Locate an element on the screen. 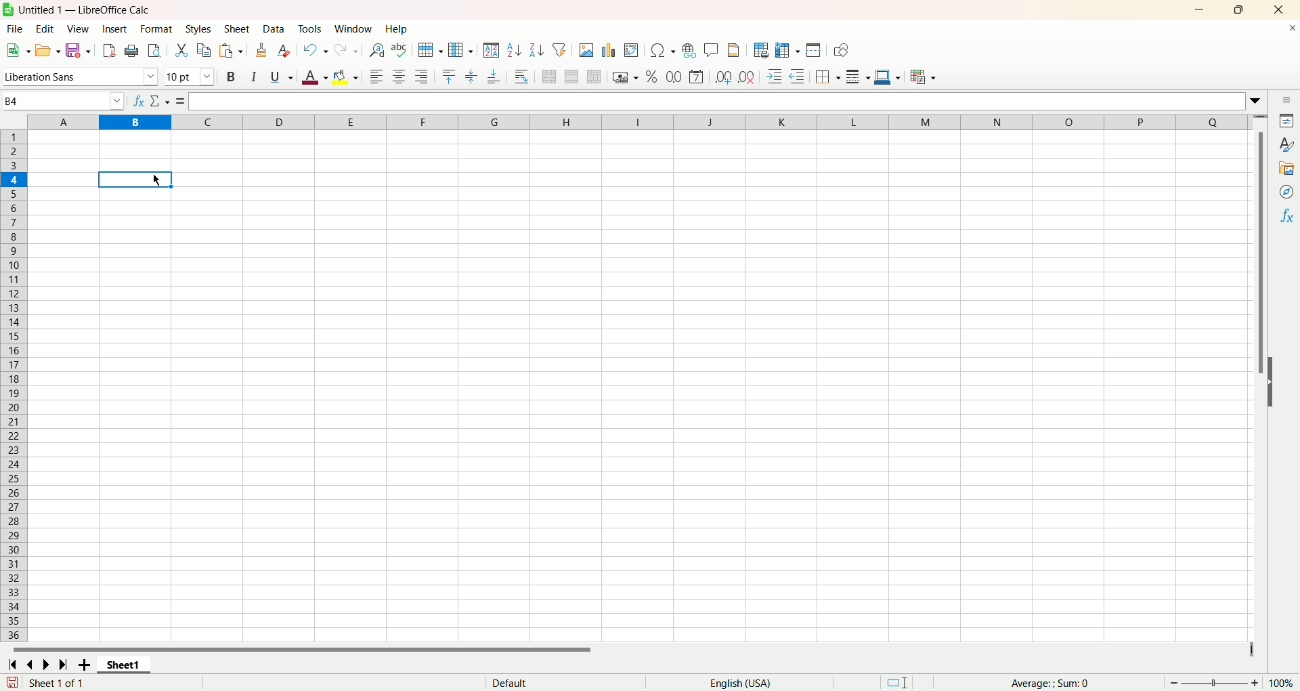 The height and width of the screenshot is (691, 1300). align left is located at coordinates (376, 77).